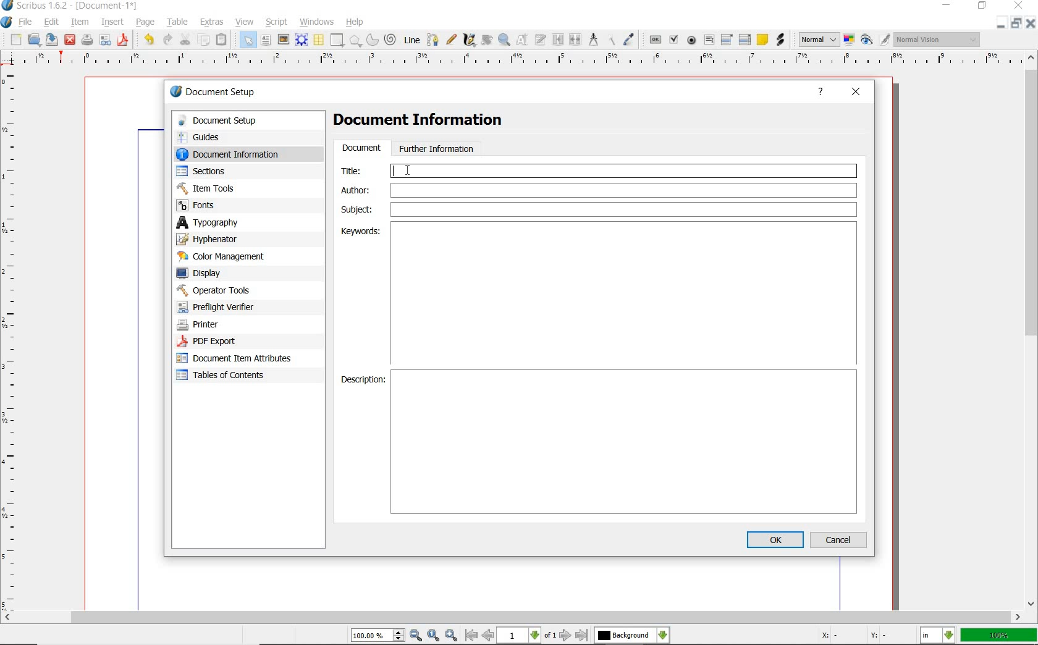 This screenshot has height=645, width=1038. Describe the element at coordinates (169, 40) in the screenshot. I see `redo` at that location.